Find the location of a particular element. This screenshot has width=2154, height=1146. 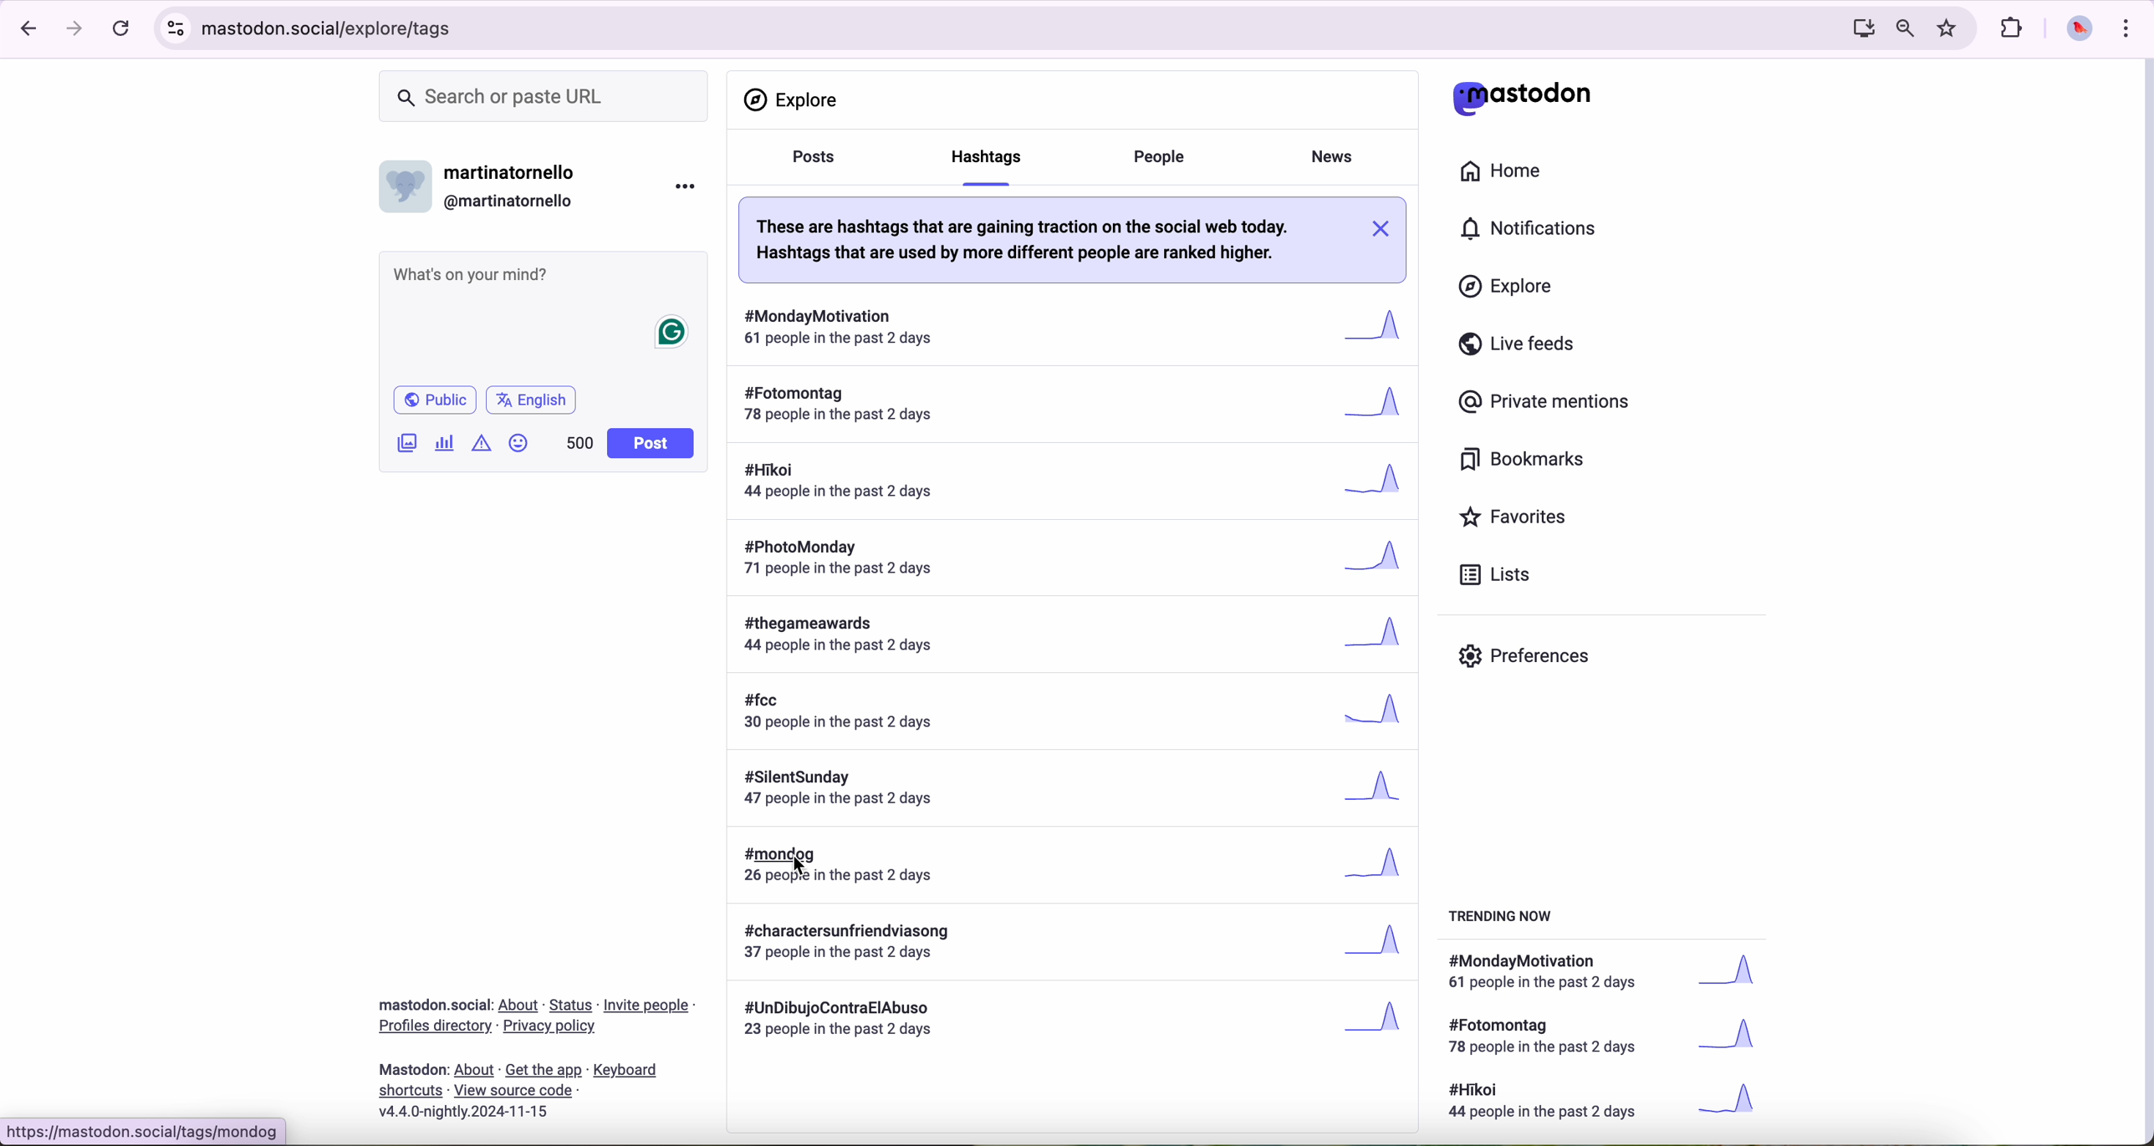

text is located at coordinates (1548, 1038).